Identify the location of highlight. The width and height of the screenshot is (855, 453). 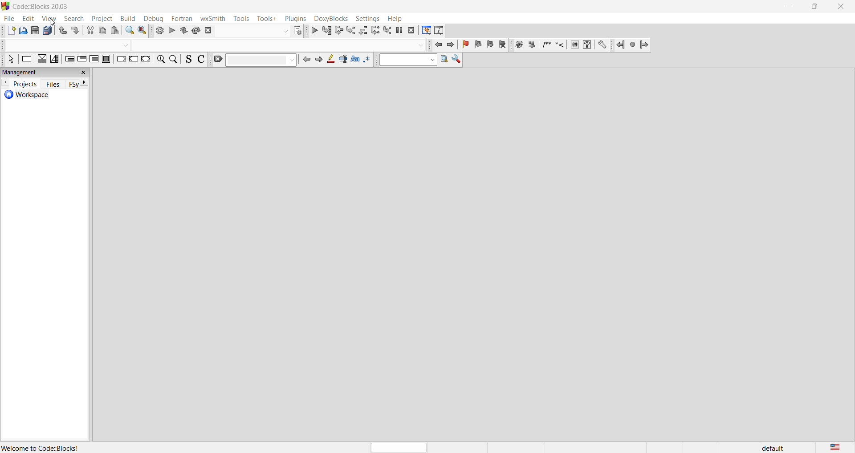
(332, 60).